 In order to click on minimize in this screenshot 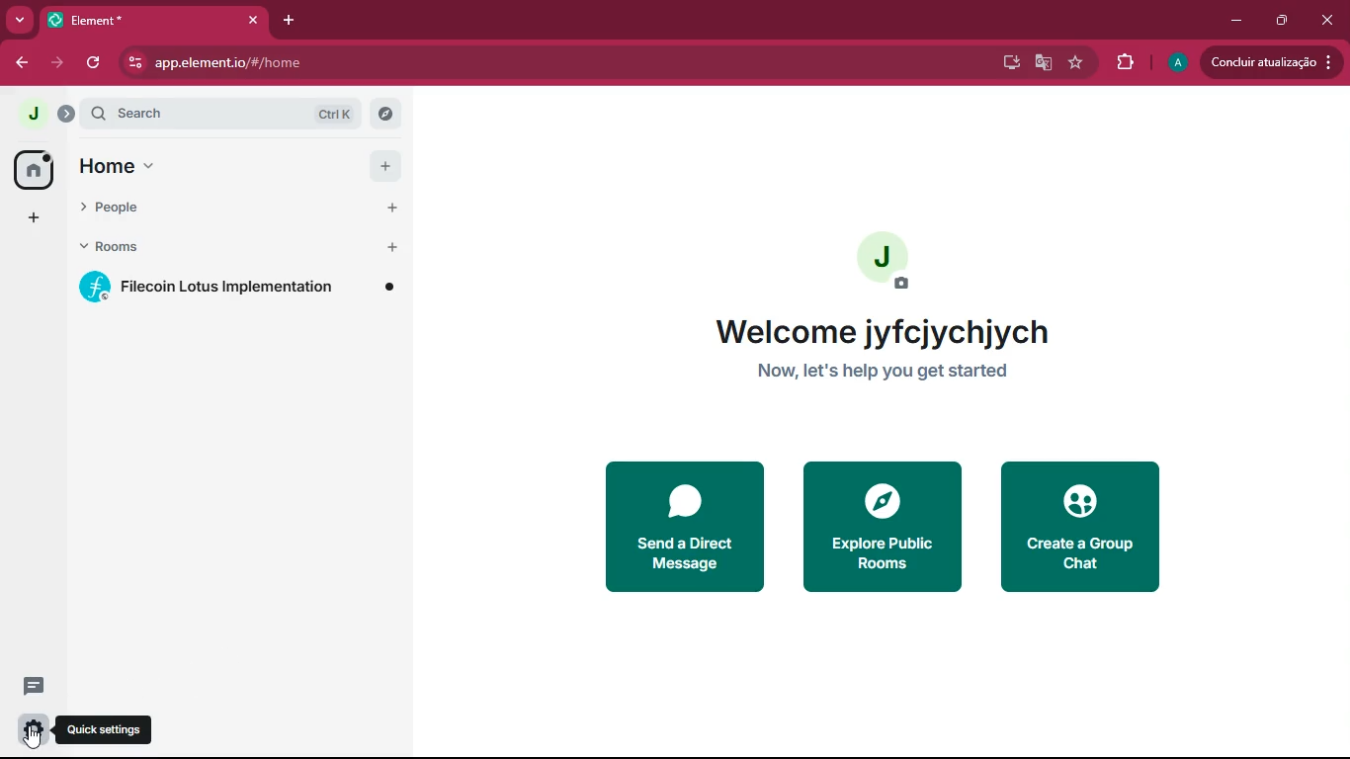, I will do `click(1237, 20)`.